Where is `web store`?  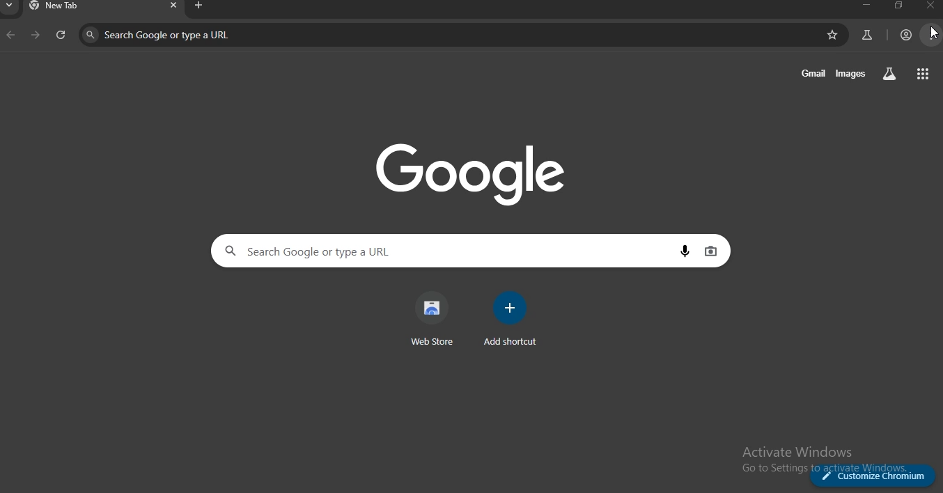 web store is located at coordinates (430, 322).